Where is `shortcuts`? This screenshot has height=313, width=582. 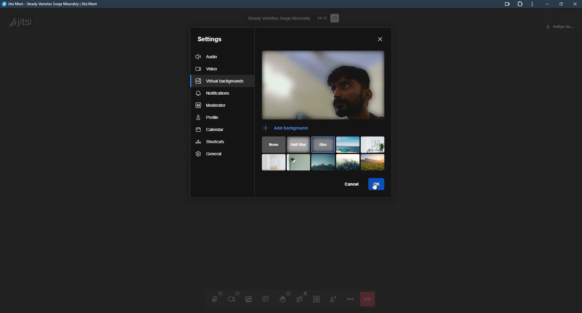
shortcuts is located at coordinates (211, 142).